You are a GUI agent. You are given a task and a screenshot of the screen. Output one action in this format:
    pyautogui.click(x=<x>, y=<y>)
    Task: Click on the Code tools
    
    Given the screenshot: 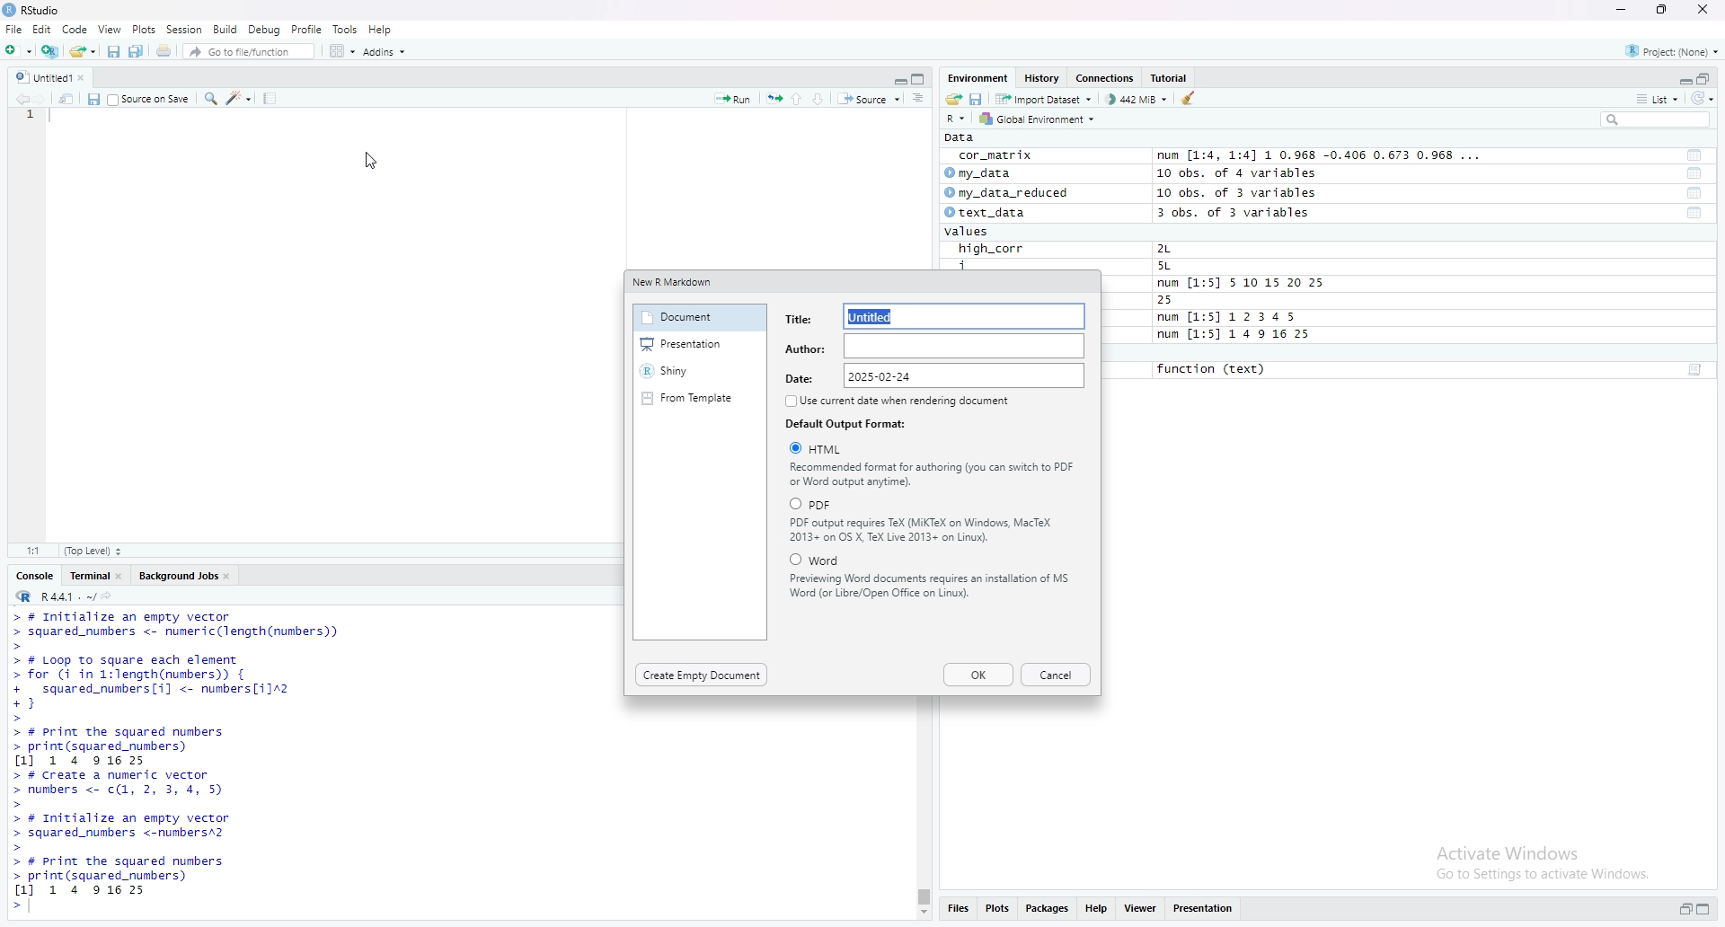 What is the action you would take?
    pyautogui.click(x=239, y=98)
    